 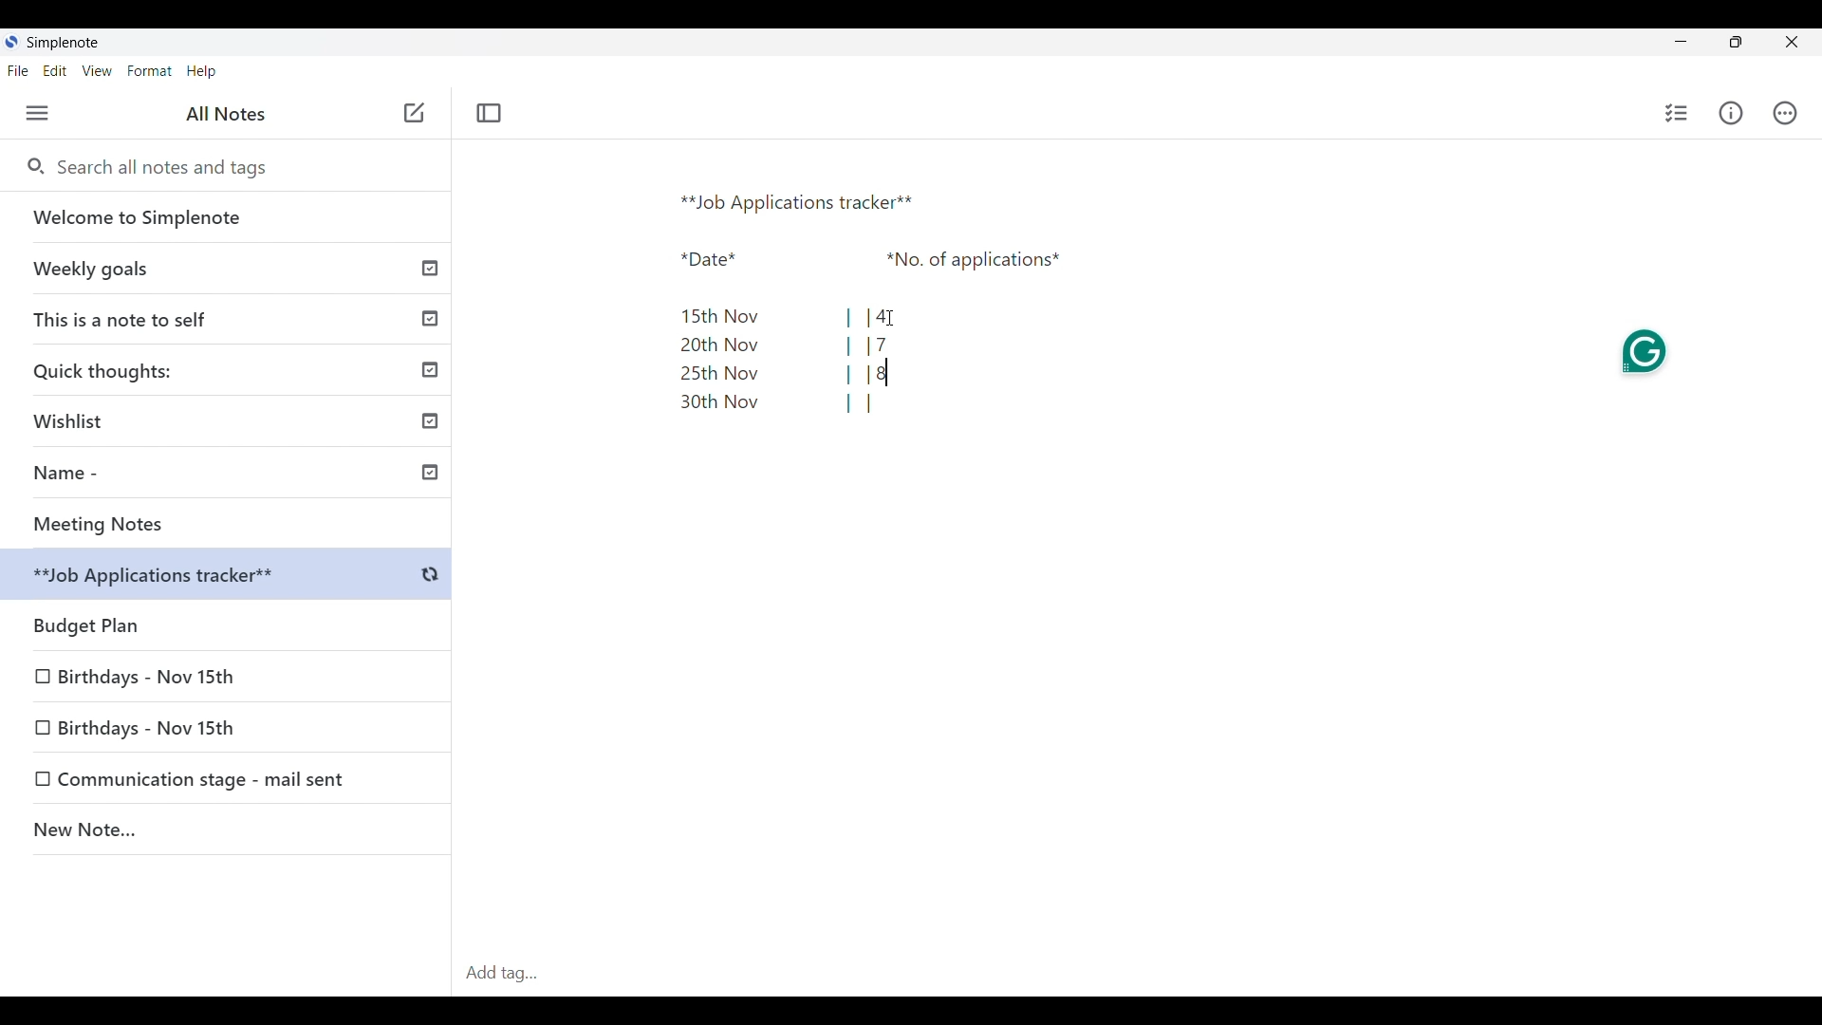 What do you see at coordinates (63, 43) in the screenshot?
I see `Software name` at bounding box center [63, 43].